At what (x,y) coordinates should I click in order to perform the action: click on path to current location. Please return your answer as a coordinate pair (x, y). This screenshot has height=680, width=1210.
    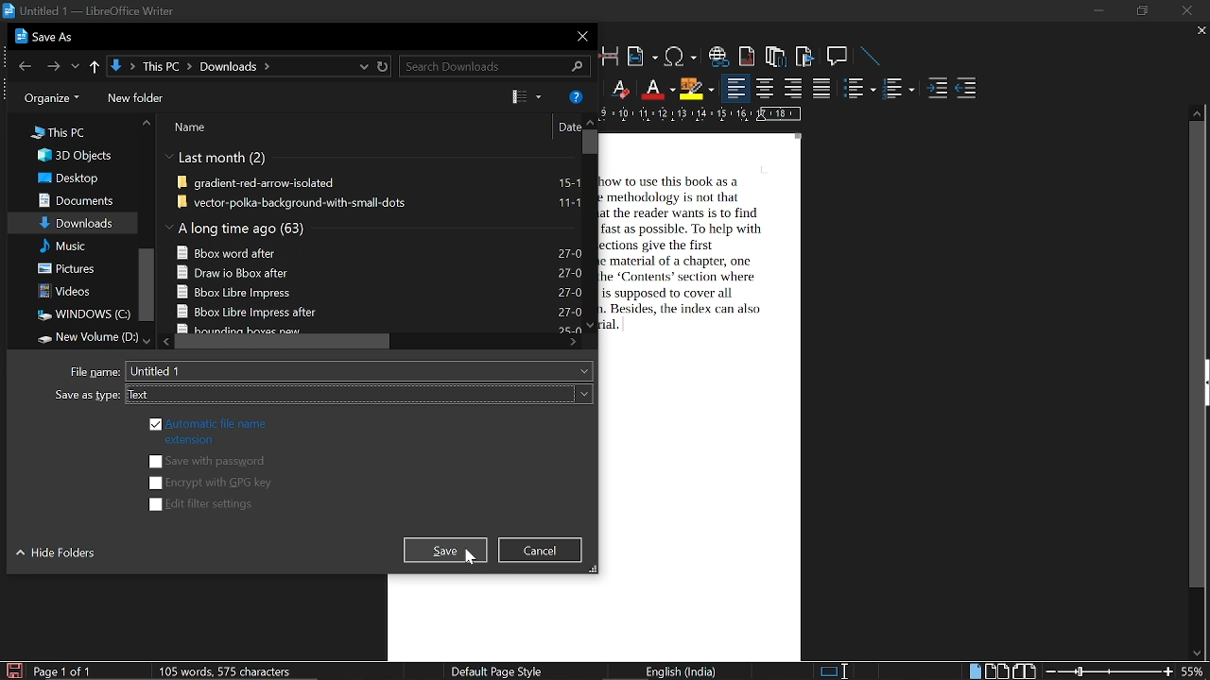
    Looking at the image, I should click on (229, 66).